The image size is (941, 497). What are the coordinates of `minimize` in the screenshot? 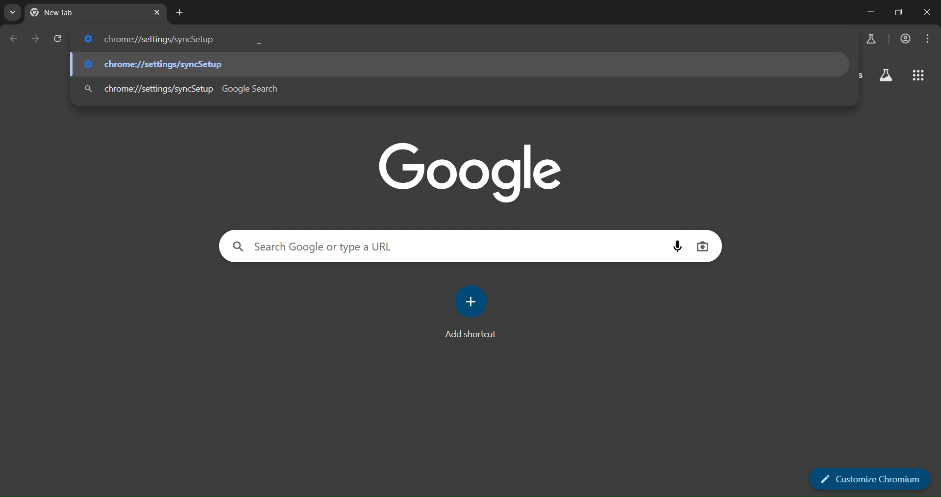 It's located at (869, 12).